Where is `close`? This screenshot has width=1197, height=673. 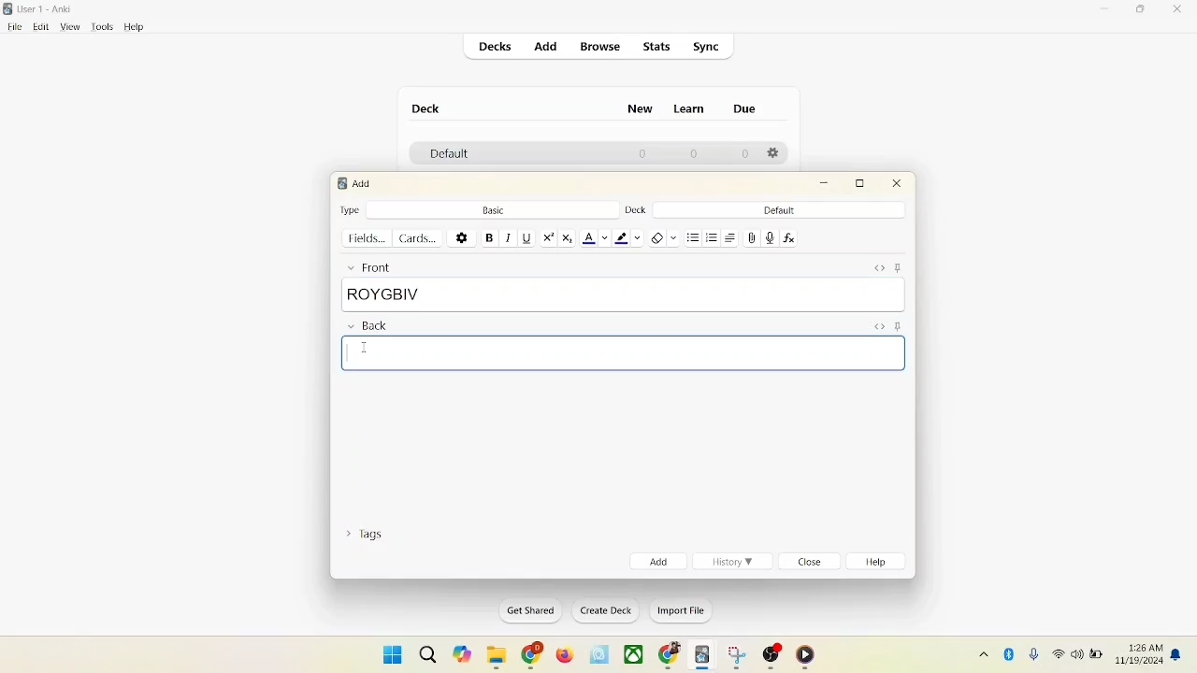
close is located at coordinates (1178, 10).